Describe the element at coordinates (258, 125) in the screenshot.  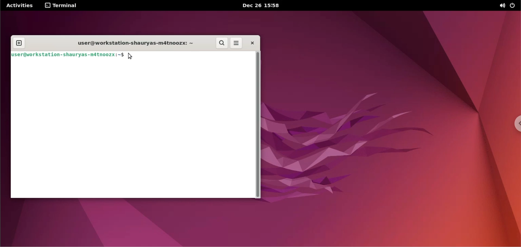
I see `scrollbar` at that location.